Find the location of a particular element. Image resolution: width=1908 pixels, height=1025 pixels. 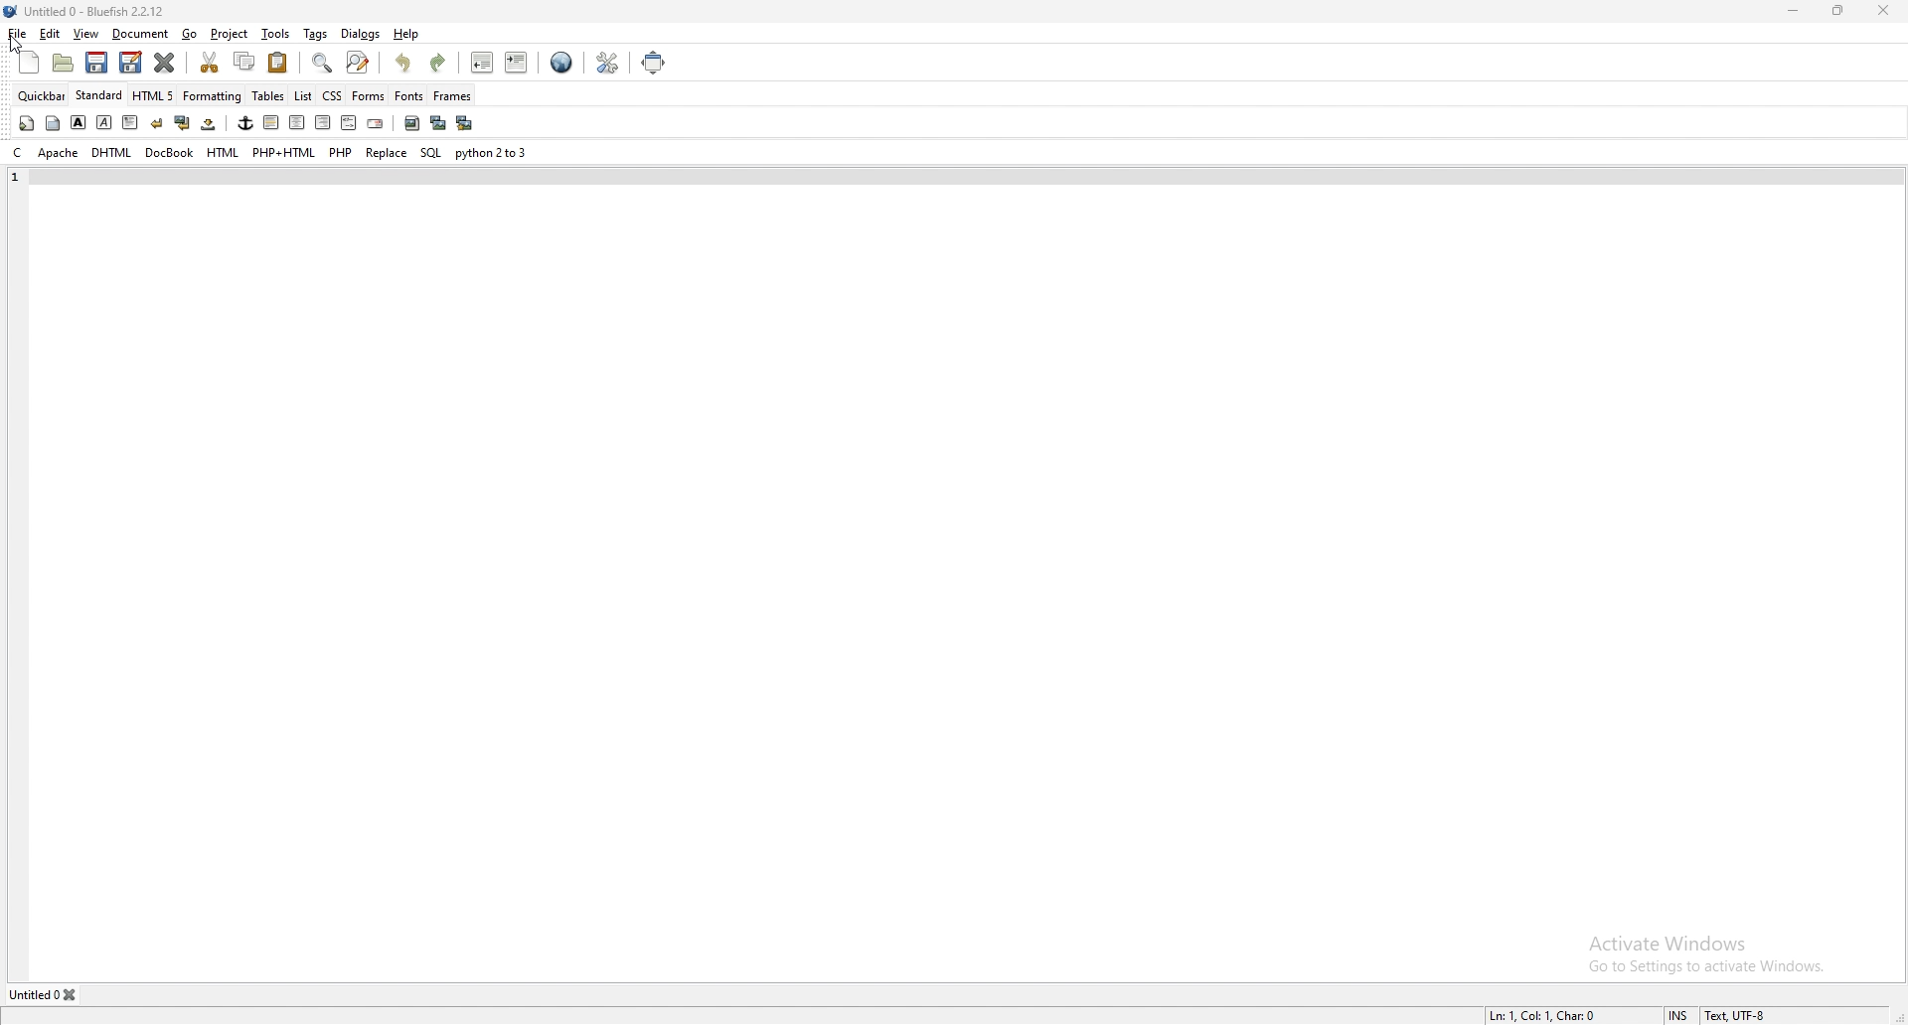

italic is located at coordinates (105, 123).